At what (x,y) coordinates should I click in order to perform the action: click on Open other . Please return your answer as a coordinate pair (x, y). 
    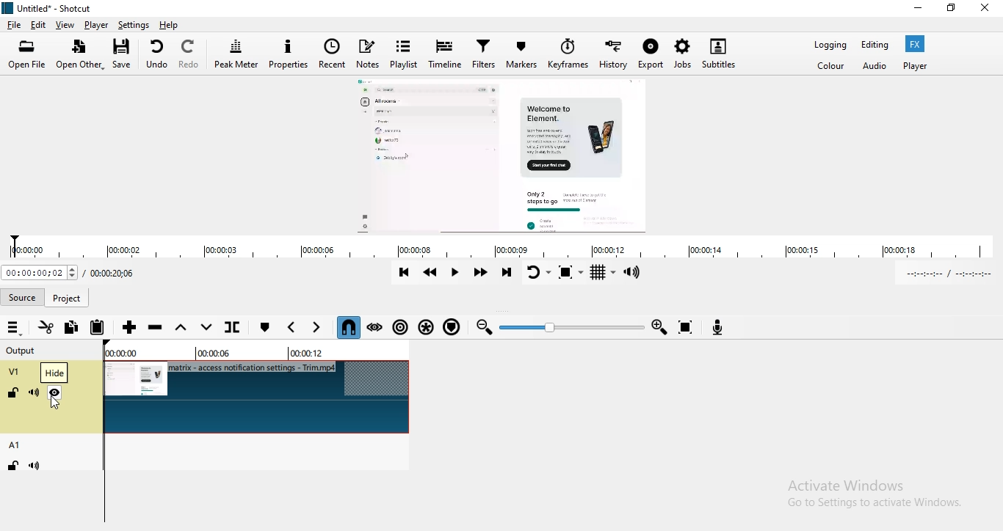
    Looking at the image, I should click on (81, 56).